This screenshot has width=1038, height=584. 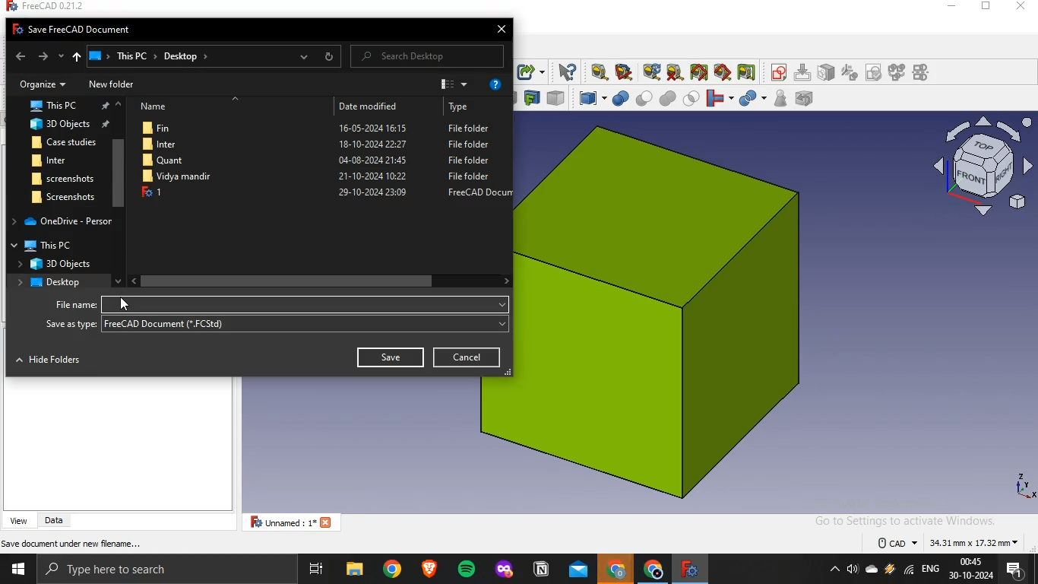 I want to click on clear all, so click(x=676, y=72).